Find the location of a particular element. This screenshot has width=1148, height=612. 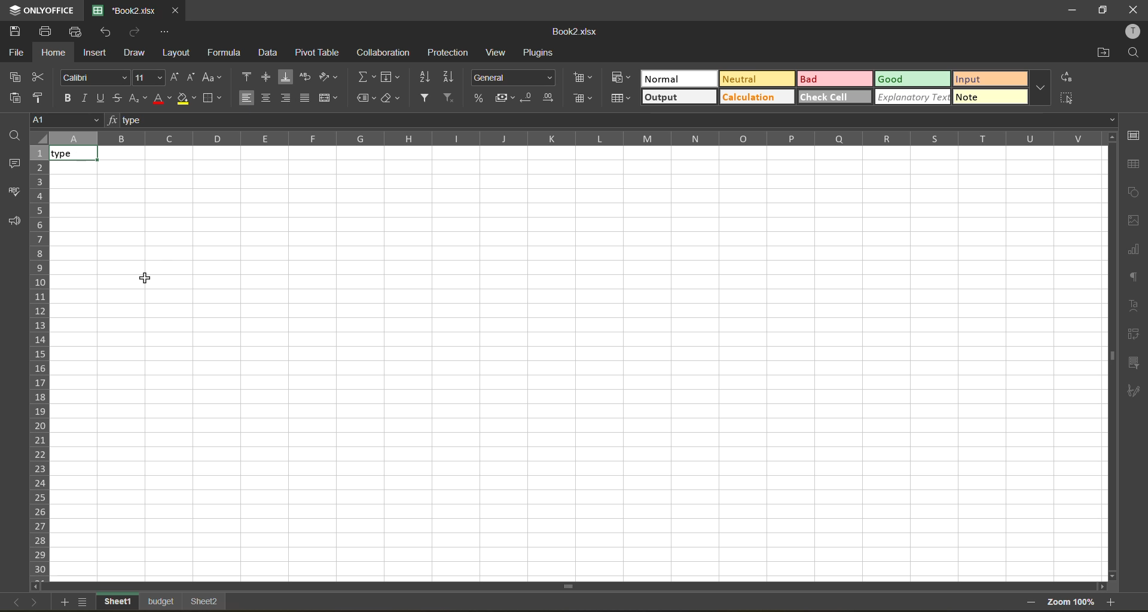

images is located at coordinates (1134, 222).